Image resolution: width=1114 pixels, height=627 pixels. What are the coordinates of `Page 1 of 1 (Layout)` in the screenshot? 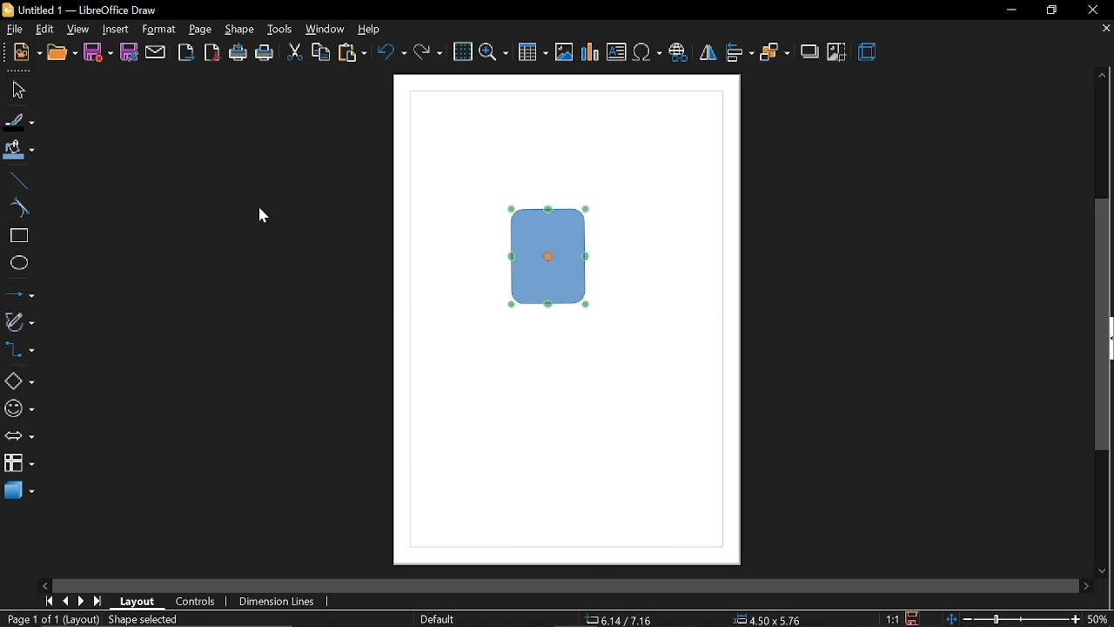 It's located at (57, 620).